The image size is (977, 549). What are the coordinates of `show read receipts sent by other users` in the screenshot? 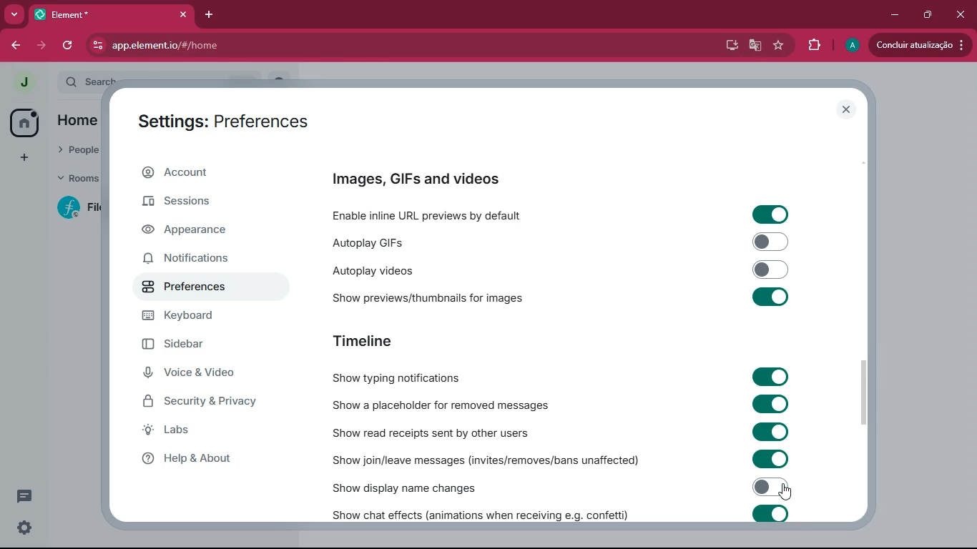 It's located at (446, 432).